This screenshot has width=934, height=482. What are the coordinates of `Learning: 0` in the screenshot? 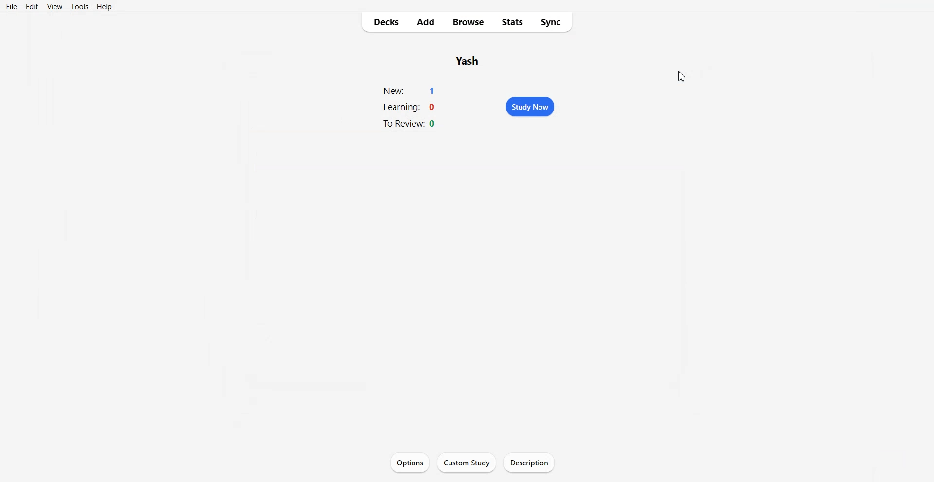 It's located at (411, 108).